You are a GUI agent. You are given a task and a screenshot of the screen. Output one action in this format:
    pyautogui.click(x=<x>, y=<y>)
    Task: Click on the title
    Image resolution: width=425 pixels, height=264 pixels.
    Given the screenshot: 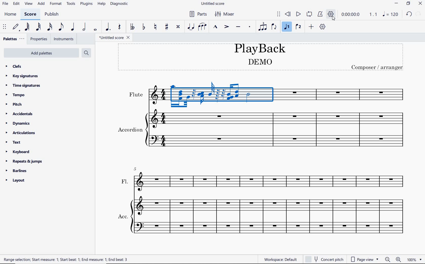 What is the action you would take?
    pyautogui.click(x=262, y=57)
    